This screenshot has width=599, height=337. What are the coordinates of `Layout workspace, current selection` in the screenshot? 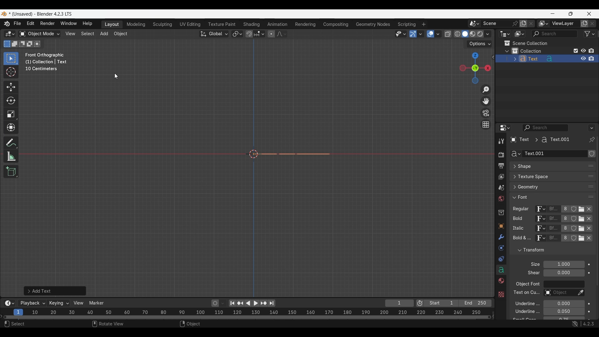 It's located at (112, 25).